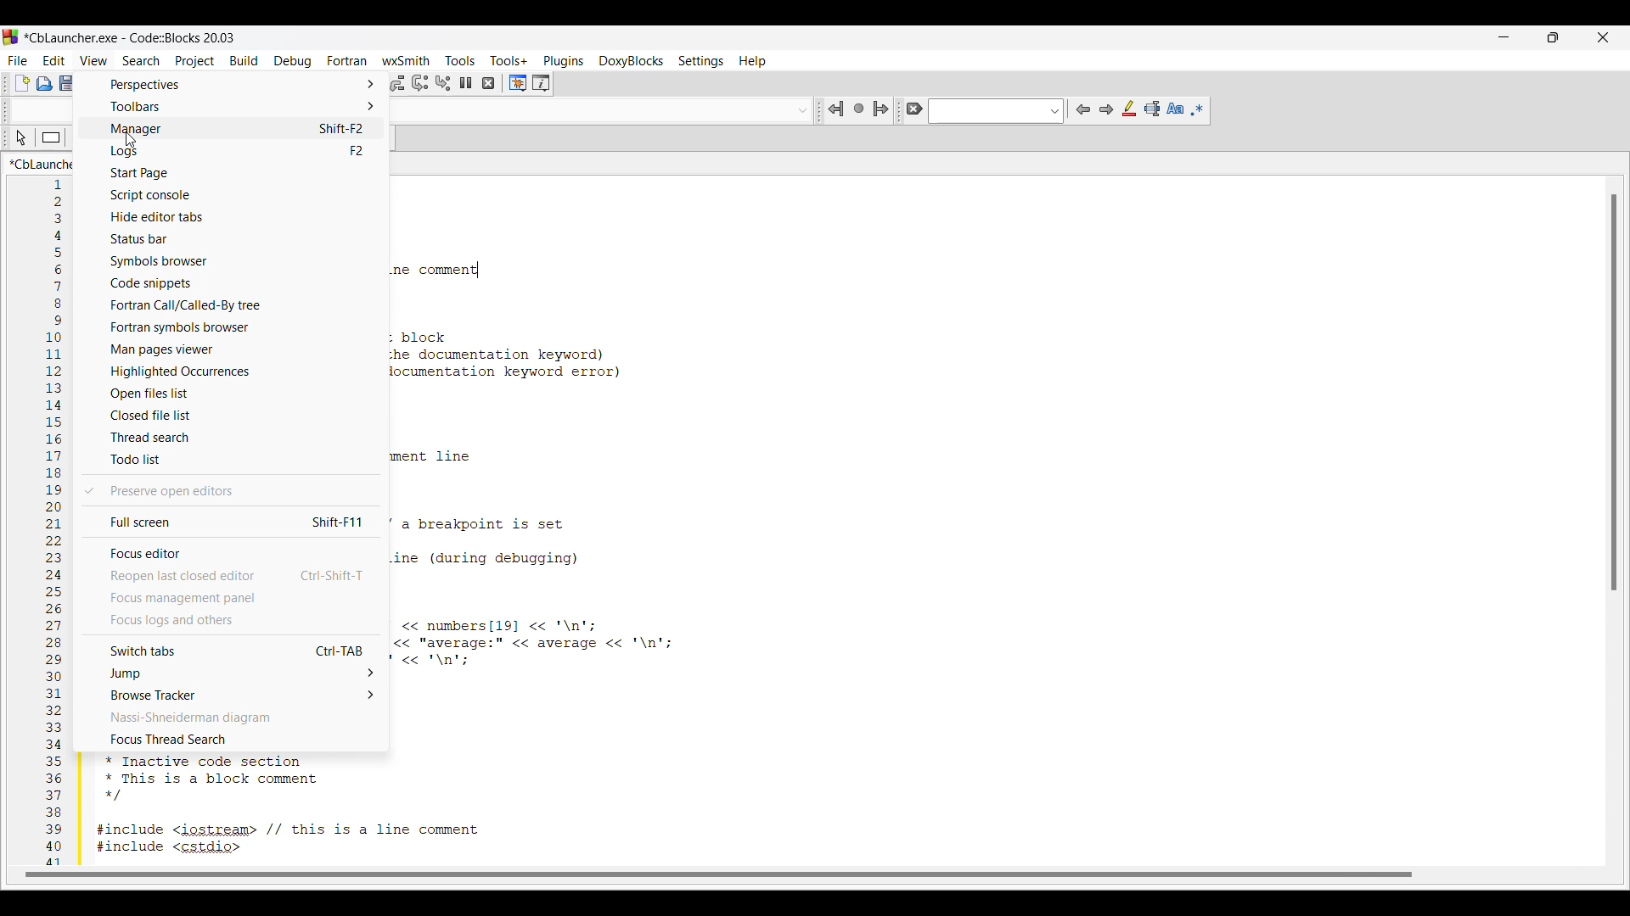  Describe the element at coordinates (564, 61) in the screenshot. I see `Plugins menu` at that location.